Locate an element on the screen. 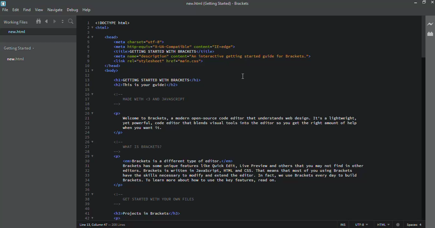 The height and width of the screenshot is (228, 435). debug is located at coordinates (71, 9).